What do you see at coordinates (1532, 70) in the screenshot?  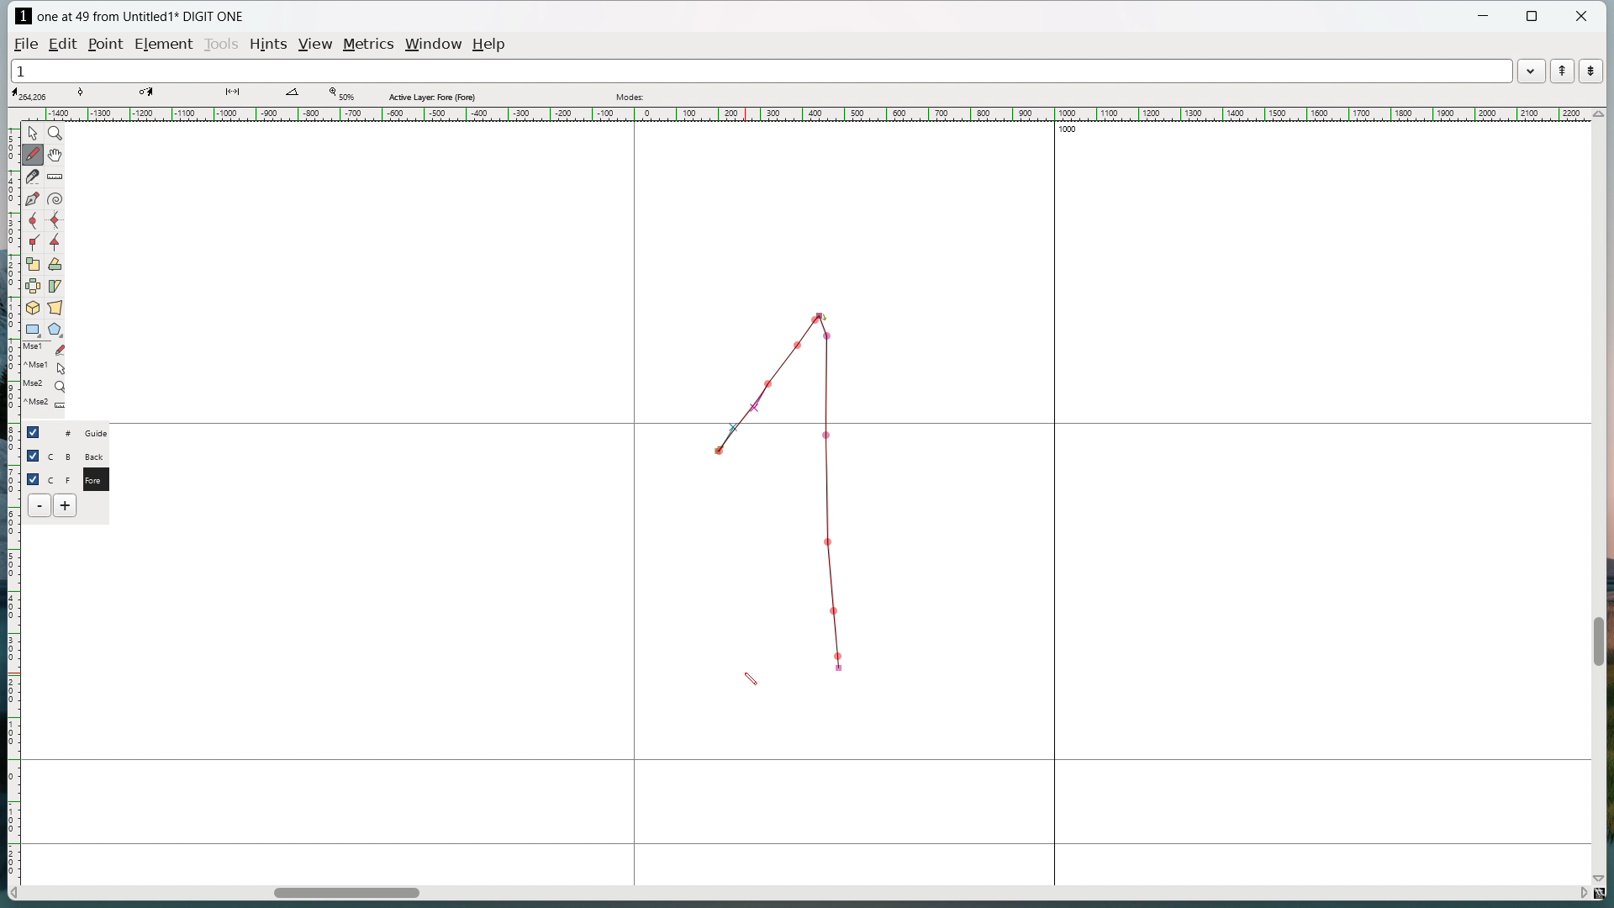 I see `word list` at bounding box center [1532, 70].